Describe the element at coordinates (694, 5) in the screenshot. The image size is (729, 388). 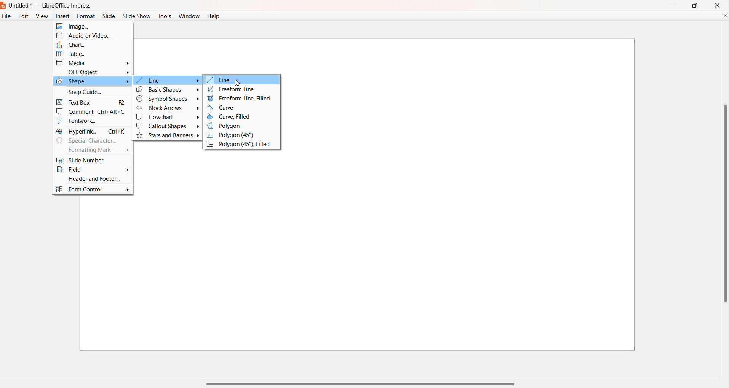
I see `maximize` at that location.